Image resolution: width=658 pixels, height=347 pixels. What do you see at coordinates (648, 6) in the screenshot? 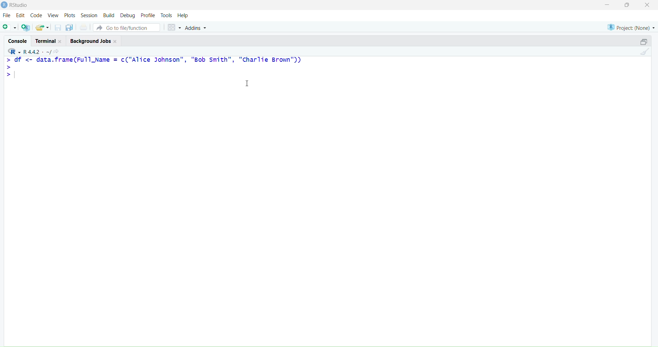
I see `Close` at bounding box center [648, 6].